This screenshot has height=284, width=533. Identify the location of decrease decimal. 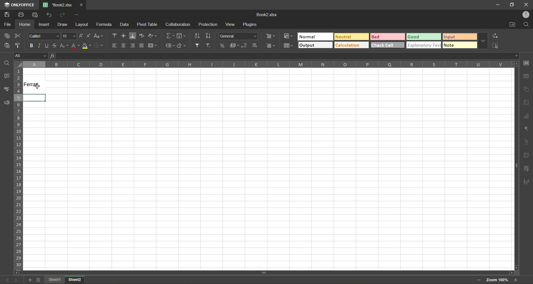
(245, 46).